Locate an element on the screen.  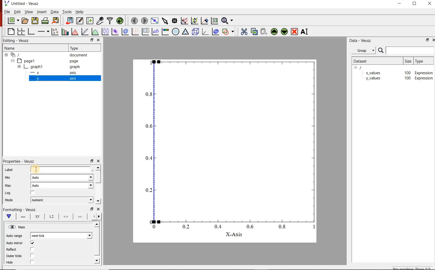
next tick is located at coordinates (61, 235).